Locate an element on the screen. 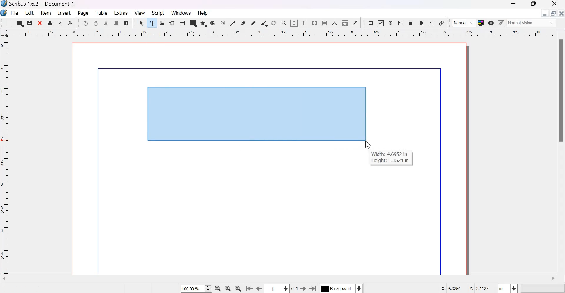   is located at coordinates (101, 13).